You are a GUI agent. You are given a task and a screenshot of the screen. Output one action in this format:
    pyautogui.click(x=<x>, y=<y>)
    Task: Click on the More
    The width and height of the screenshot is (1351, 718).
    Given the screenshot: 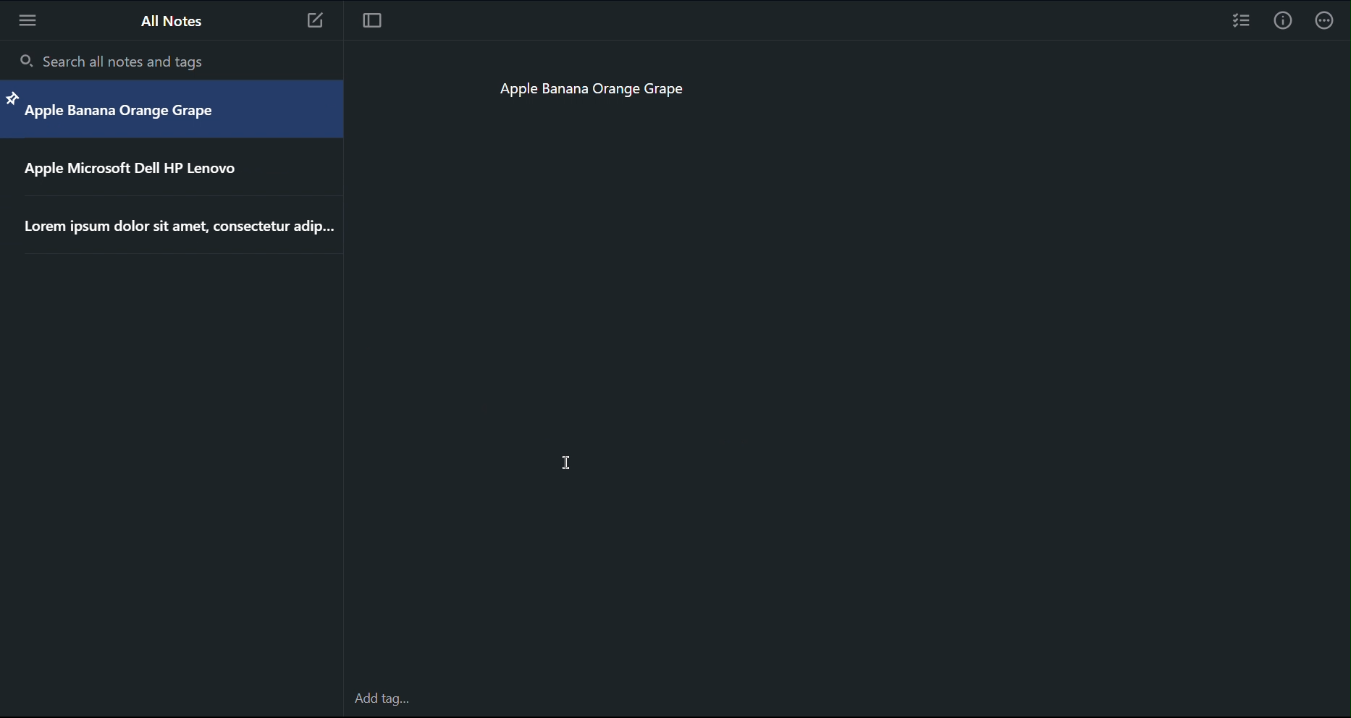 What is the action you would take?
    pyautogui.click(x=25, y=20)
    